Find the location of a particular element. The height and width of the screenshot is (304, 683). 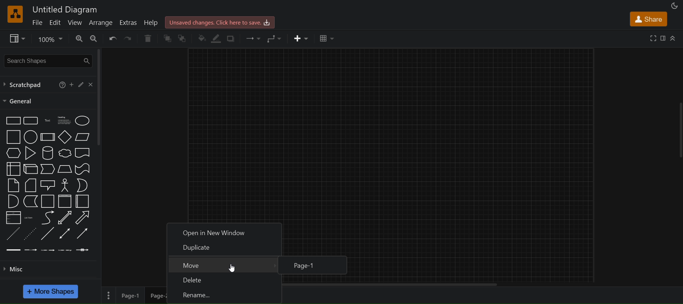

insert is located at coordinates (301, 38).